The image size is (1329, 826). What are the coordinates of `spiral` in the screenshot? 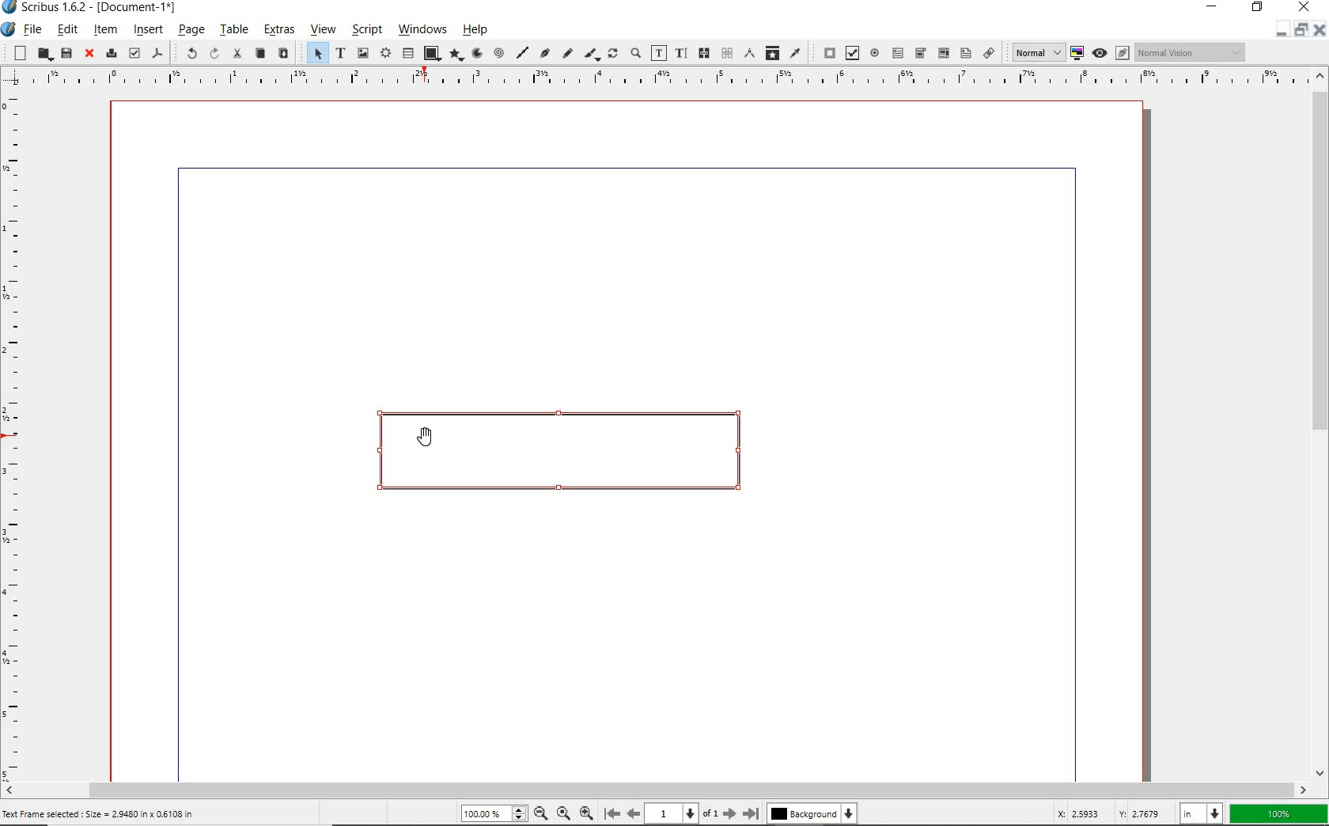 It's located at (498, 54).